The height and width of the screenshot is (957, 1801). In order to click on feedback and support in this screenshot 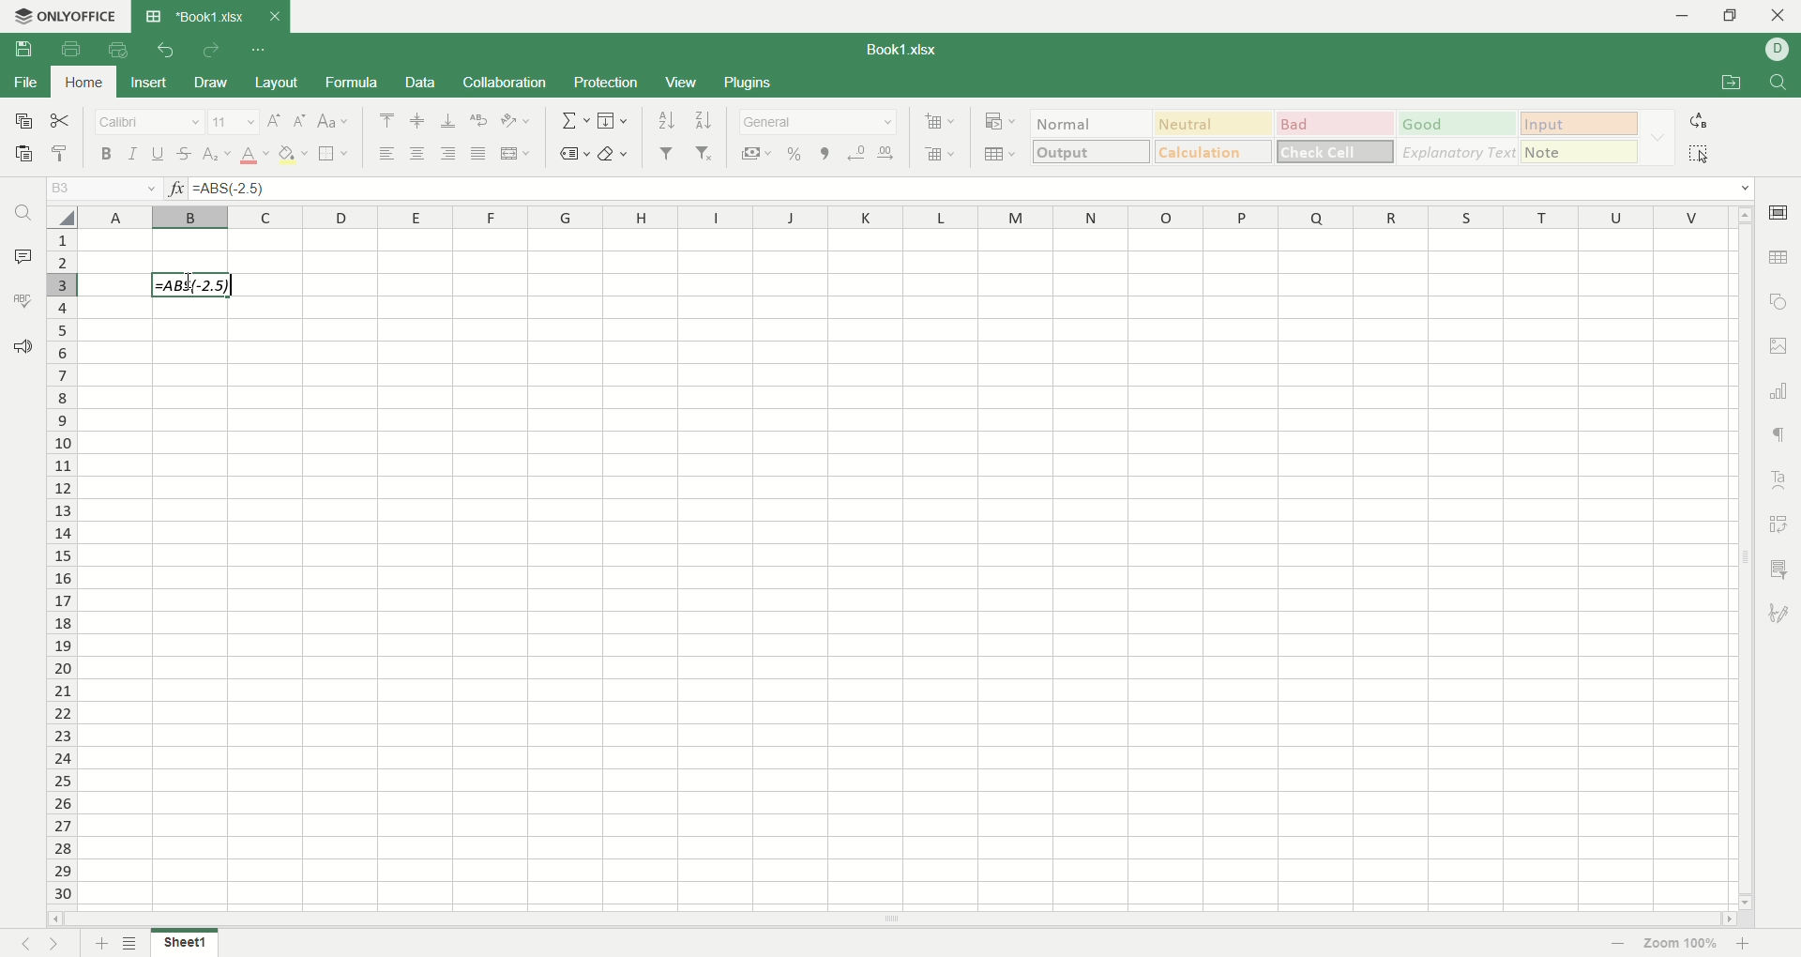, I will do `click(22, 348)`.